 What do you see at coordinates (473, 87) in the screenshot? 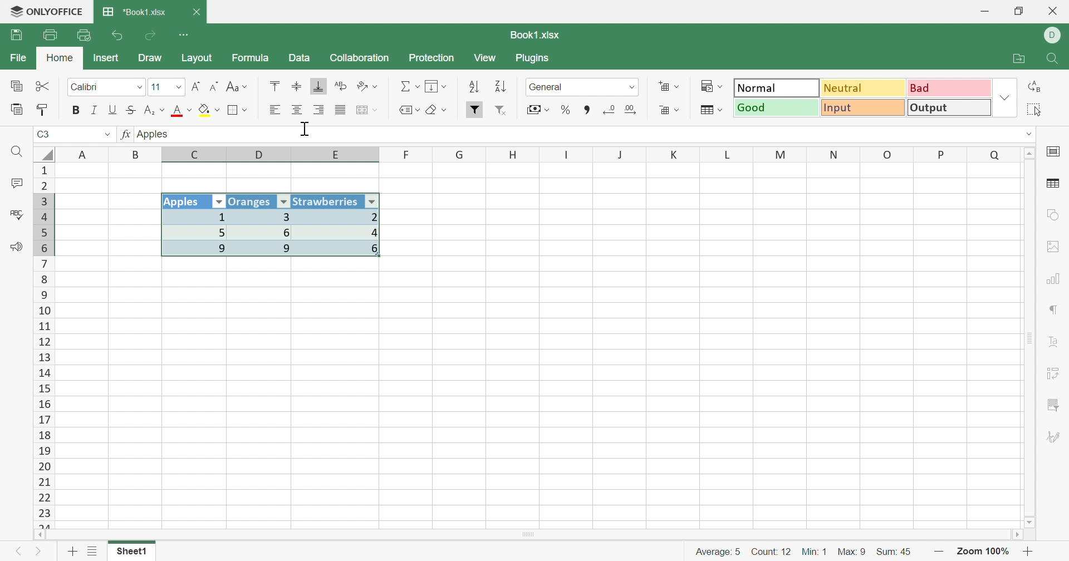
I see `Ascending order` at bounding box center [473, 87].